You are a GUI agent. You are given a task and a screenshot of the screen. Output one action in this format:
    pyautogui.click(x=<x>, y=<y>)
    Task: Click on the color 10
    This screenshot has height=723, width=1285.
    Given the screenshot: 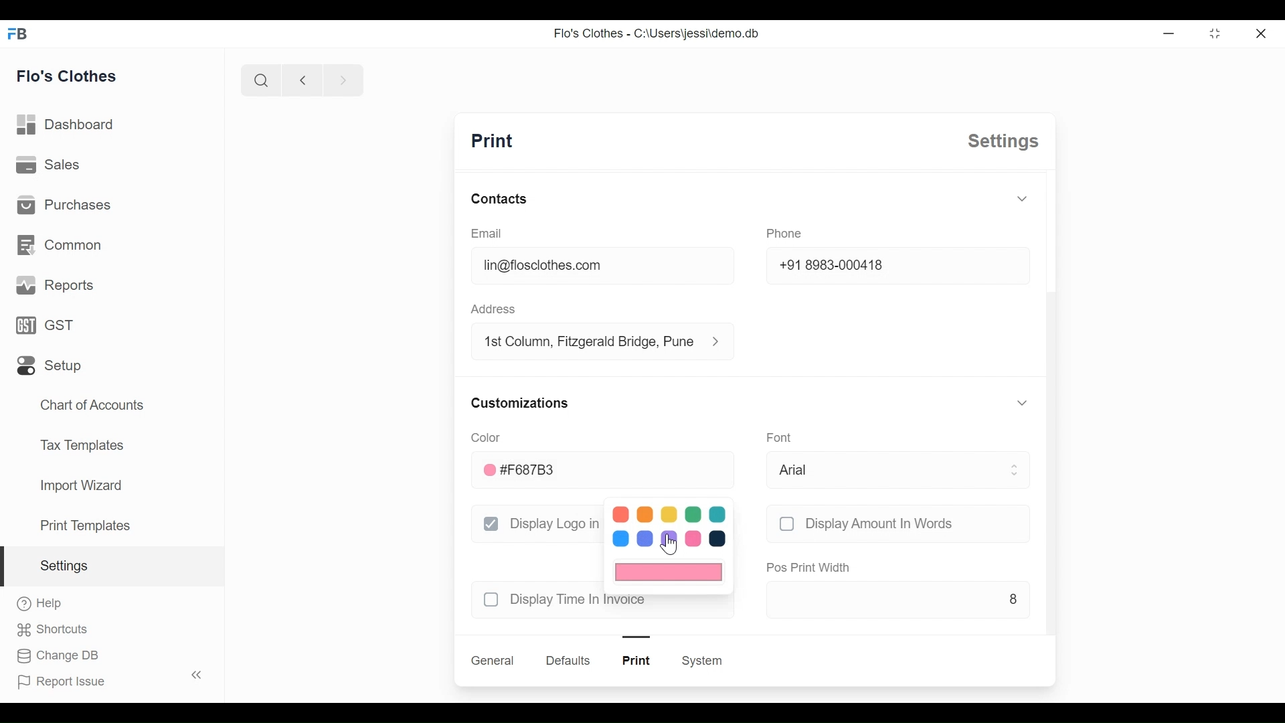 What is the action you would take?
    pyautogui.click(x=717, y=538)
    